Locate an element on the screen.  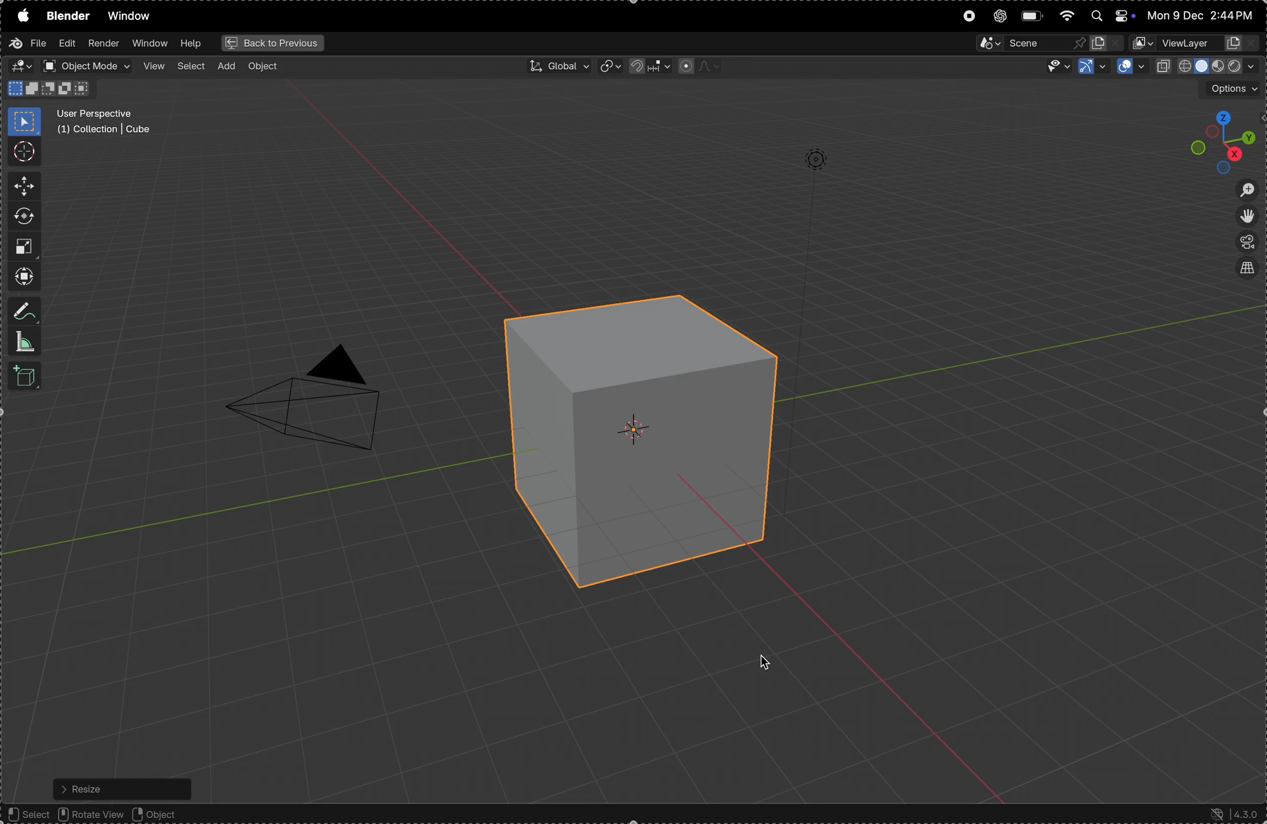
enlarged cube is located at coordinates (651, 438).